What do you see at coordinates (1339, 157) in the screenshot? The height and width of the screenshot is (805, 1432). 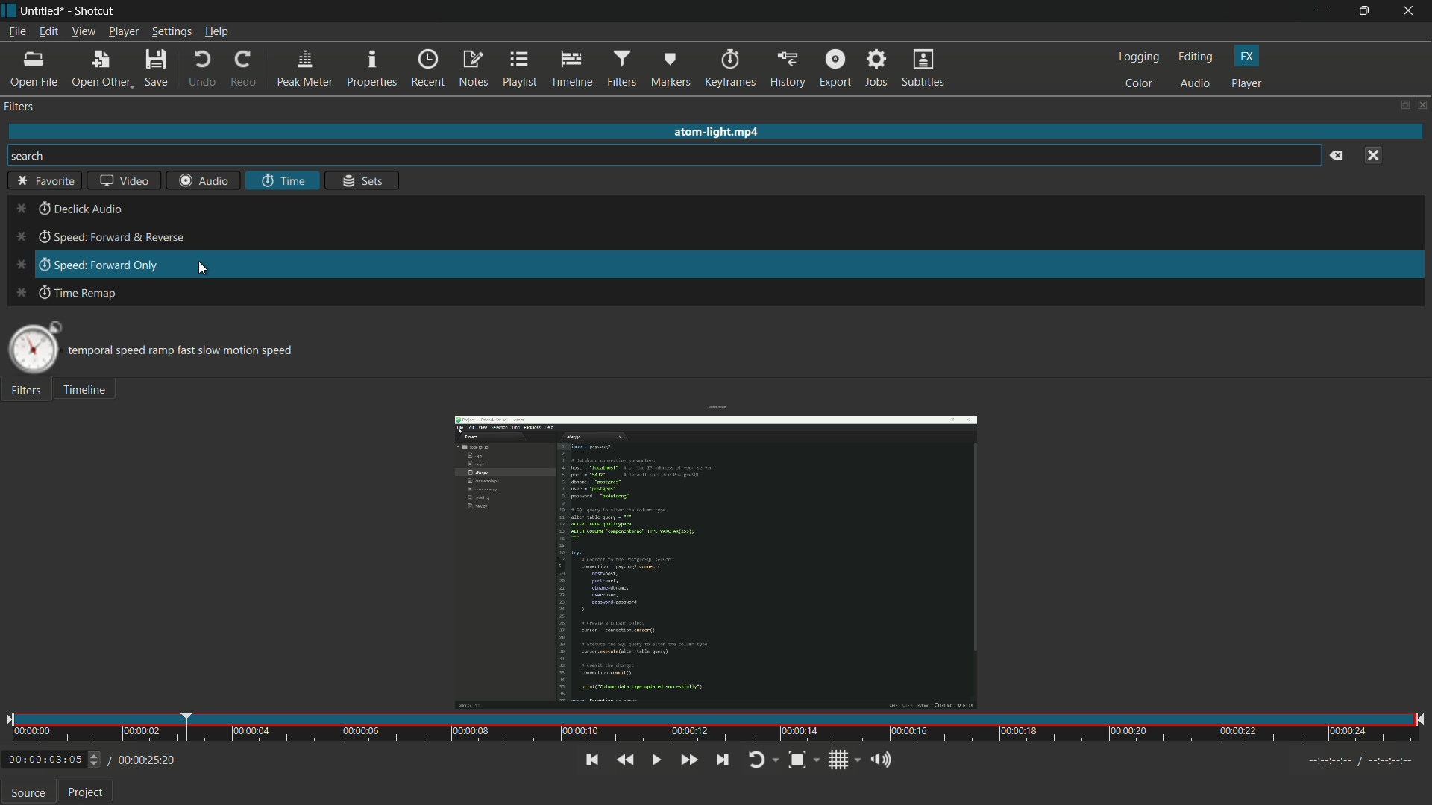 I see `clear search` at bounding box center [1339, 157].